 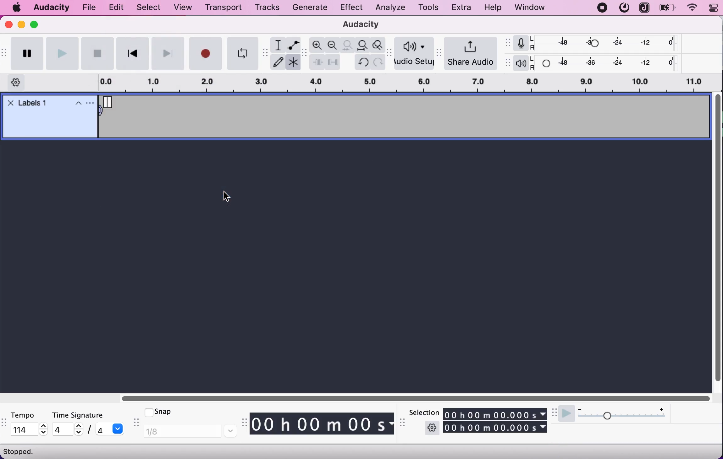 What do you see at coordinates (184, 8) in the screenshot?
I see `view` at bounding box center [184, 8].